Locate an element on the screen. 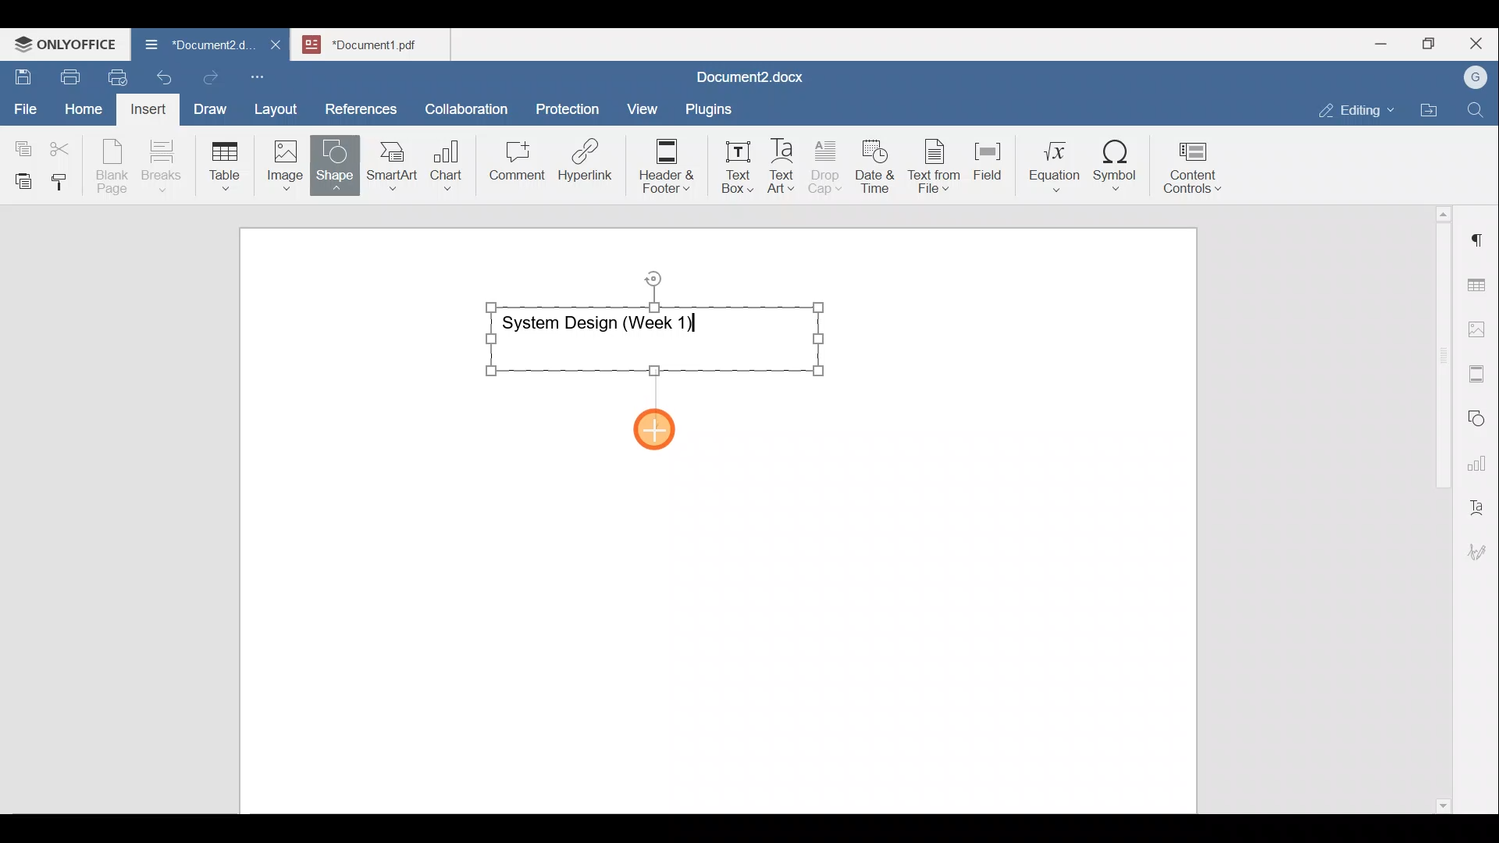  Paste is located at coordinates (20, 177).